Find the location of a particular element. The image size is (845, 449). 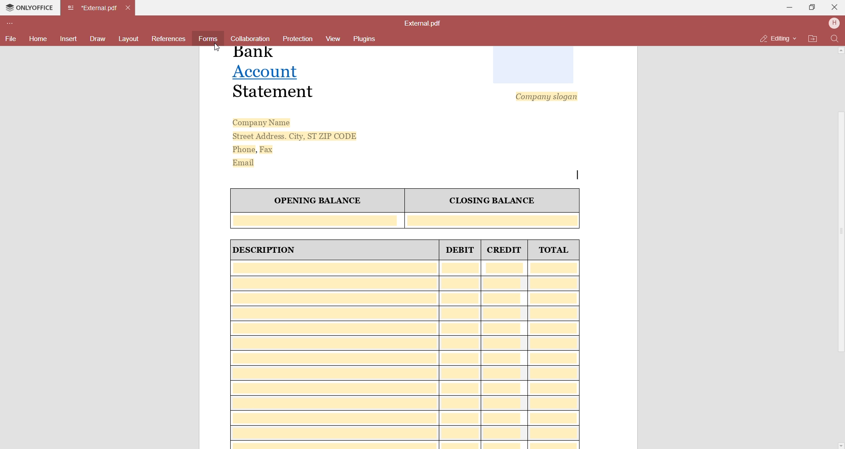

Text cursor is located at coordinates (579, 175).